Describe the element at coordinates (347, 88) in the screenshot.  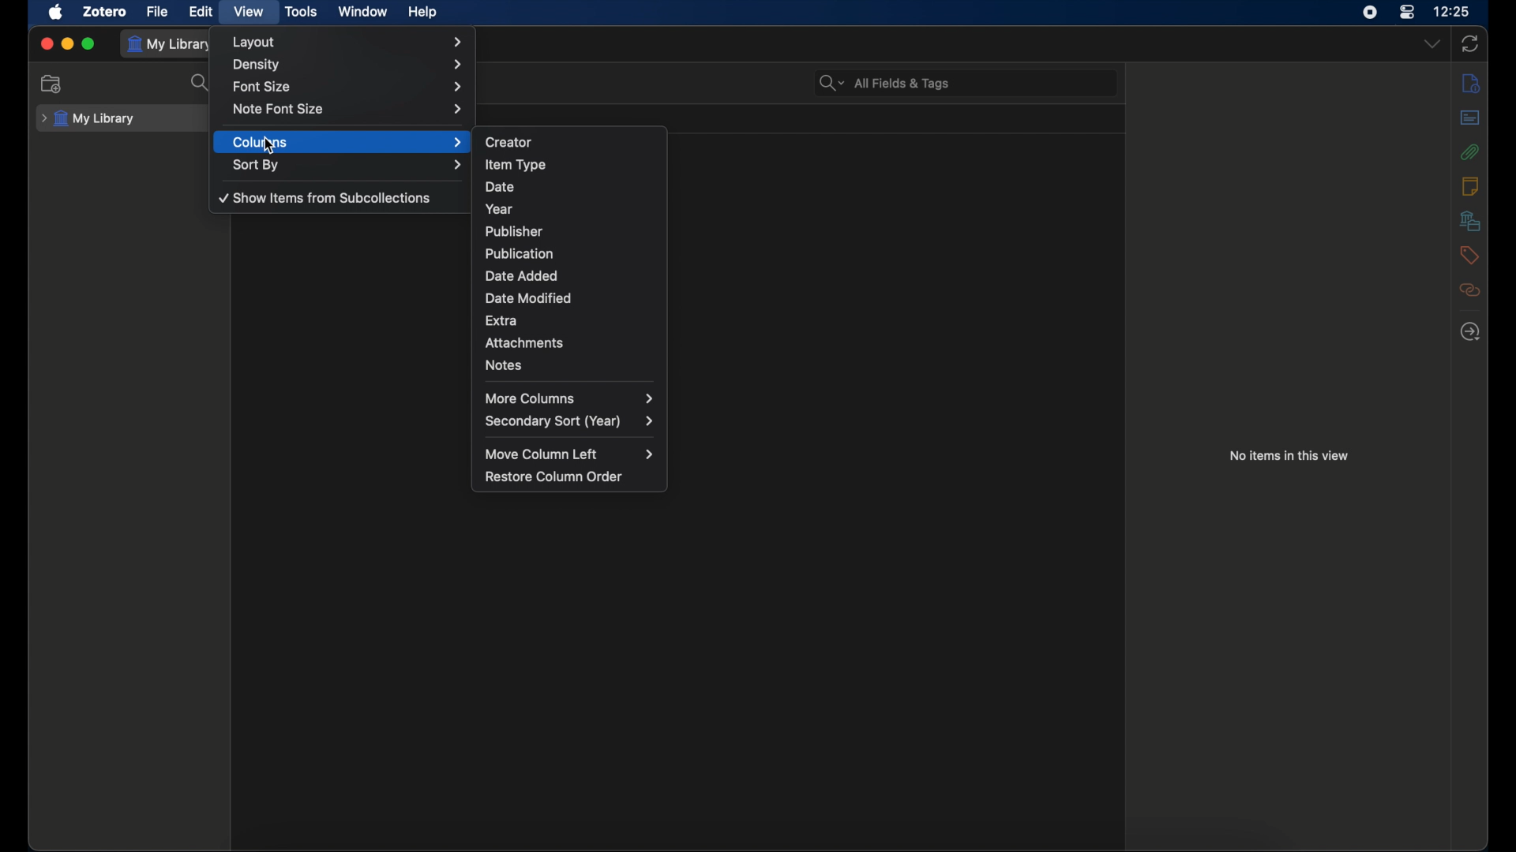
I see `font size` at that location.